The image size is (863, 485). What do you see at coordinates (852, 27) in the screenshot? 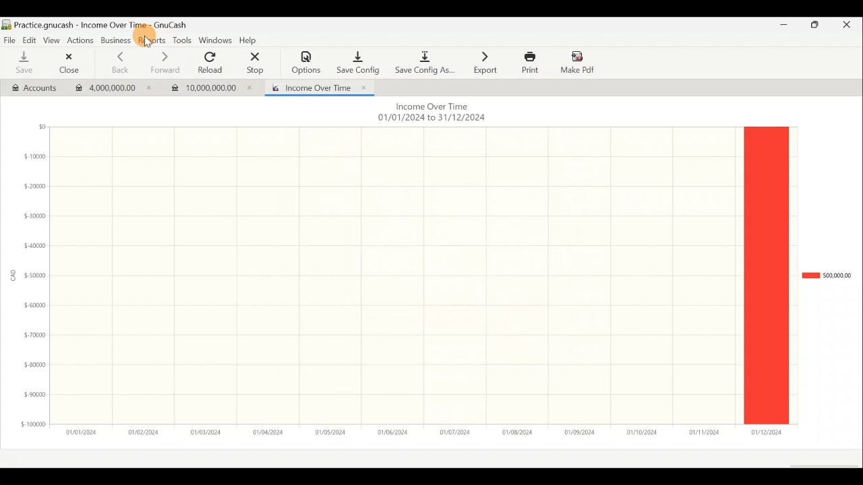
I see `Close` at bounding box center [852, 27].